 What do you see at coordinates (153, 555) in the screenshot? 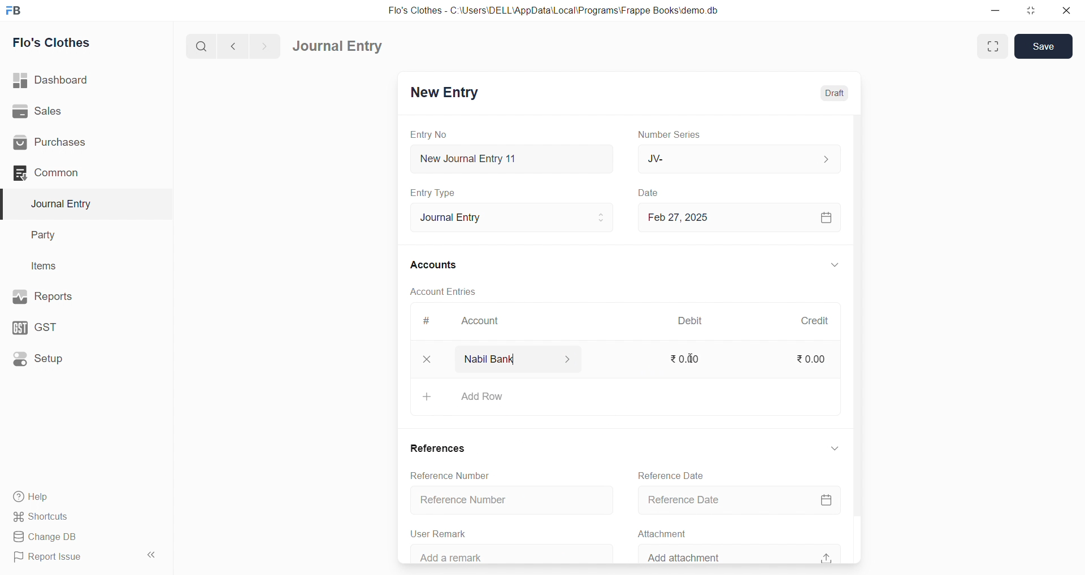
I see `collapse sidebar` at bounding box center [153, 555].